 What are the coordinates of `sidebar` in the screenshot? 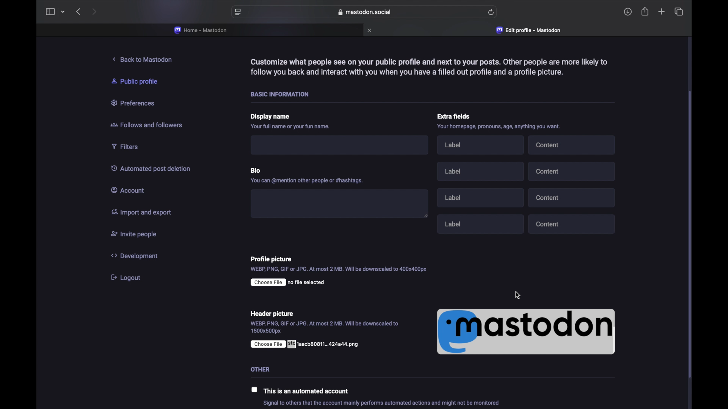 It's located at (50, 12).